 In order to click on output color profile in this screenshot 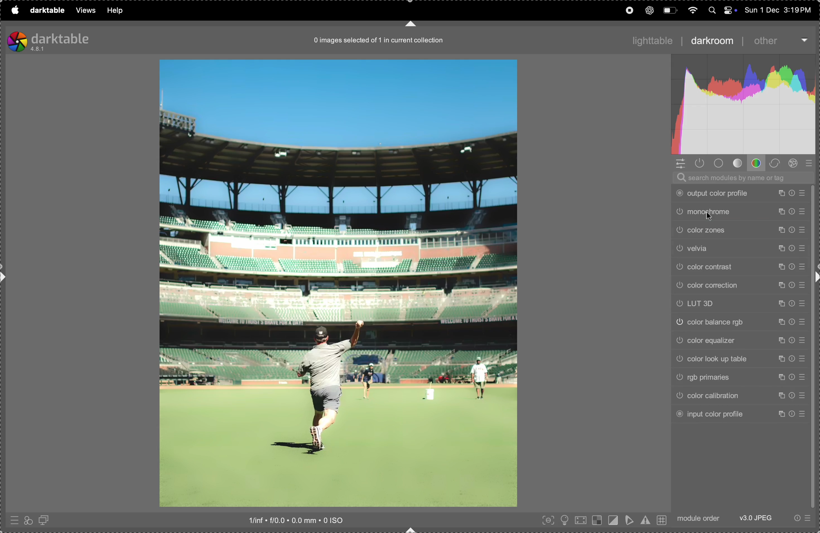, I will do `click(745, 192)`.